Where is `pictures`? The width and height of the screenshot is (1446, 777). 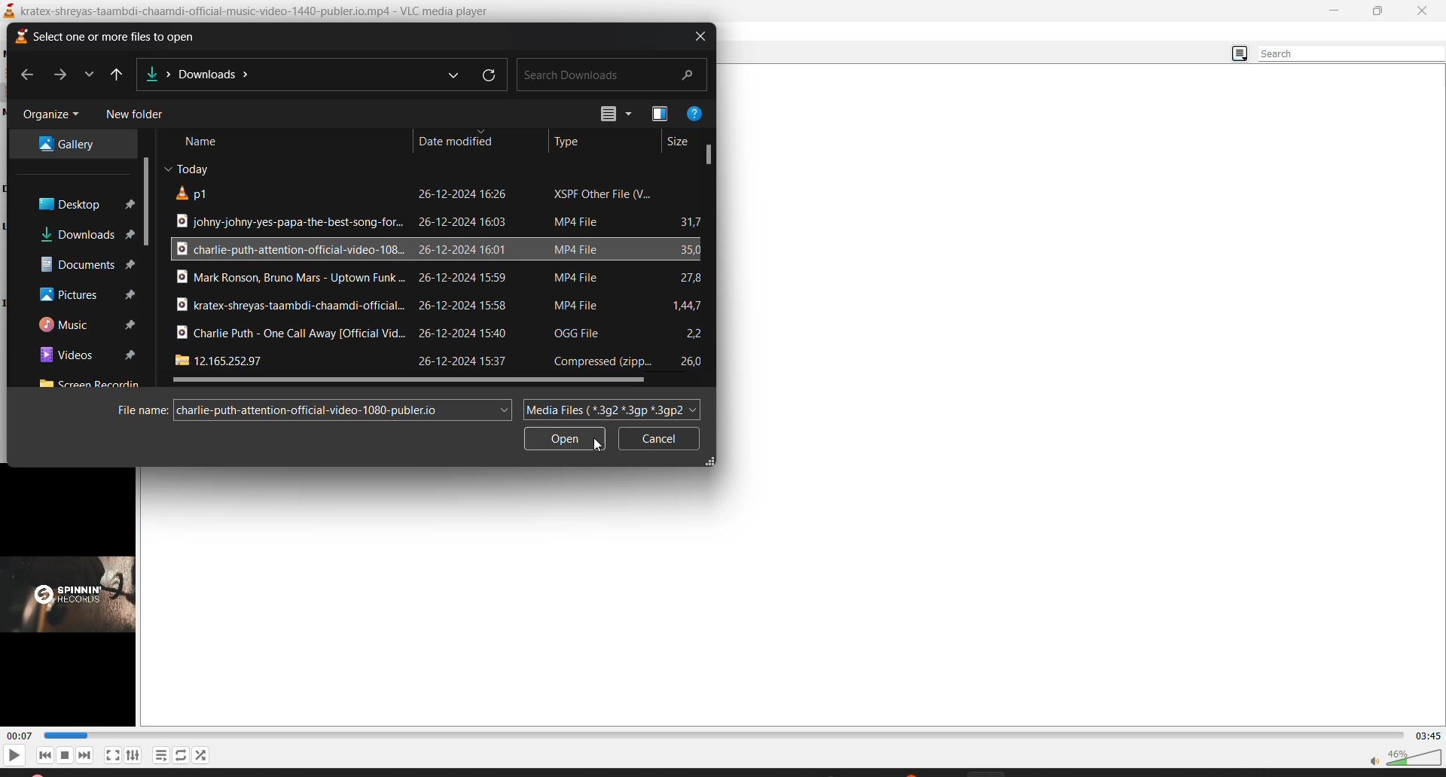 pictures is located at coordinates (96, 294).